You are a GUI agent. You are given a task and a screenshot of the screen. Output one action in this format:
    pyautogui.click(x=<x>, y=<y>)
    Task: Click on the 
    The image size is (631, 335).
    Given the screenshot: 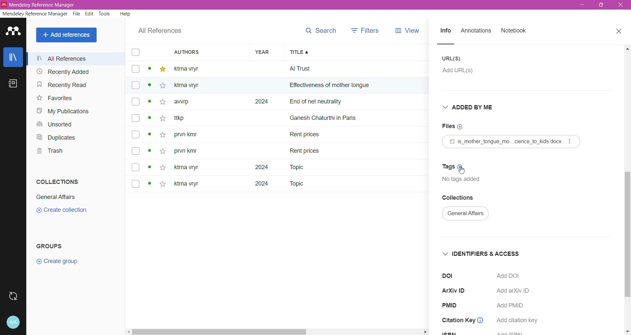 What is the action you would take?
    pyautogui.click(x=449, y=276)
    